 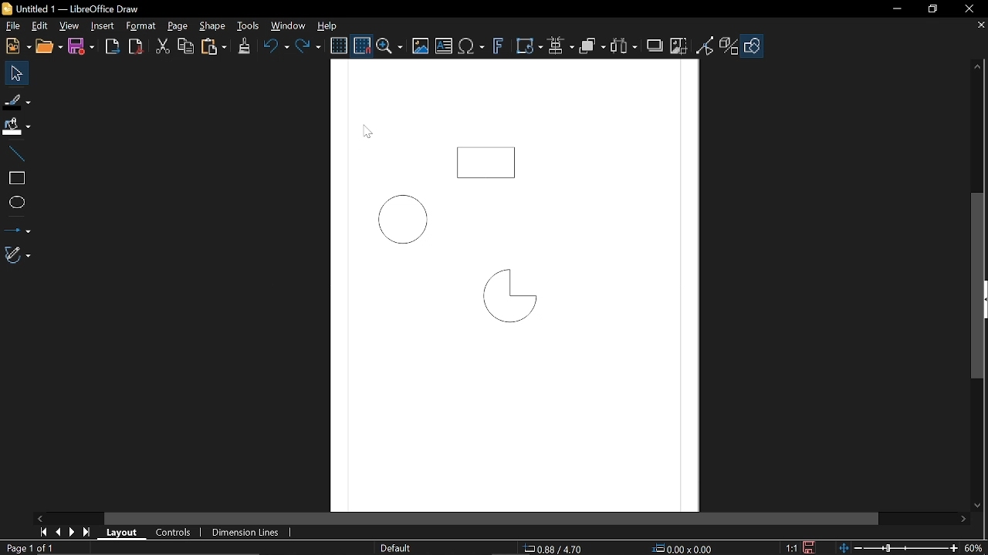 I want to click on Fill Line , so click(x=17, y=101).